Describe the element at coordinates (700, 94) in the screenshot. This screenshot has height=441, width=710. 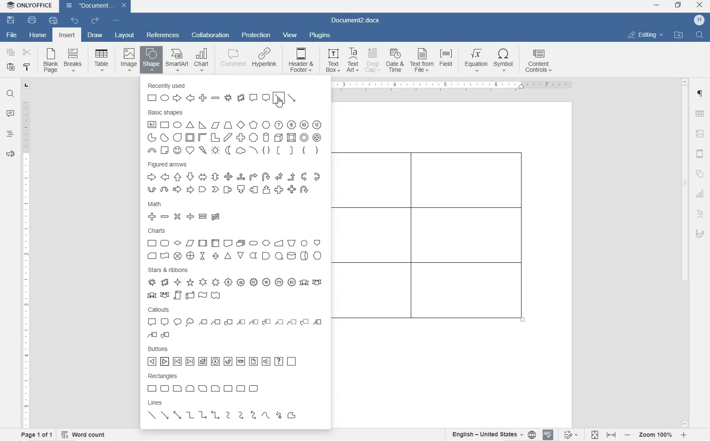
I see `paragraph settings` at that location.